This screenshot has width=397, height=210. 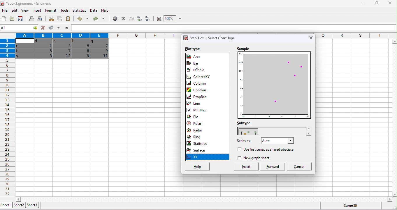 What do you see at coordinates (198, 84) in the screenshot?
I see `column` at bounding box center [198, 84].